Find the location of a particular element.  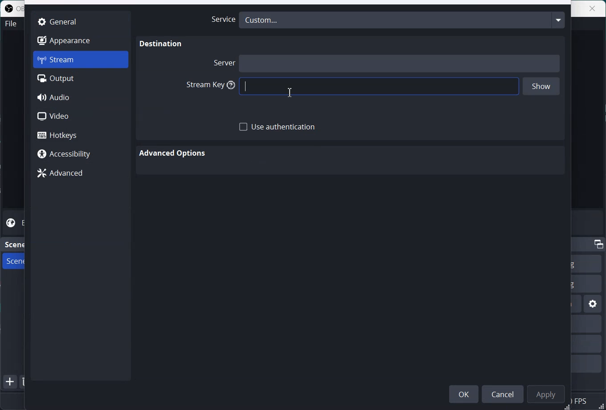

General is located at coordinates (80, 21).